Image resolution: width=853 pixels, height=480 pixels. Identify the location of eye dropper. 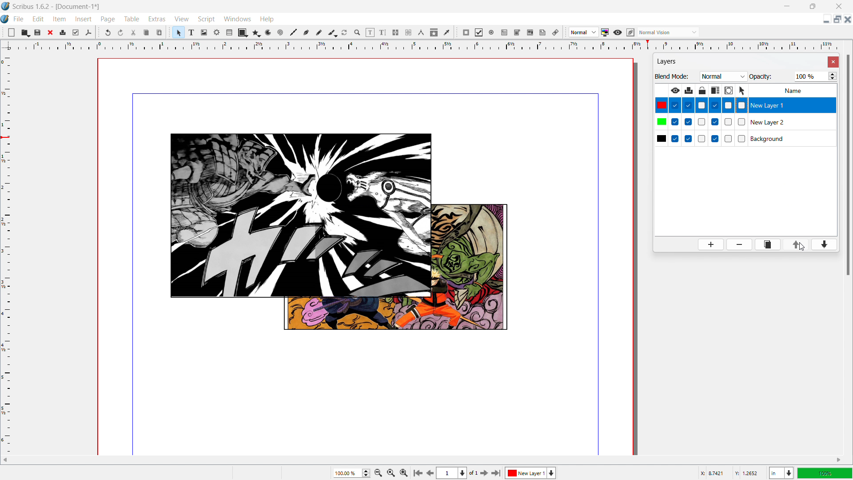
(446, 33).